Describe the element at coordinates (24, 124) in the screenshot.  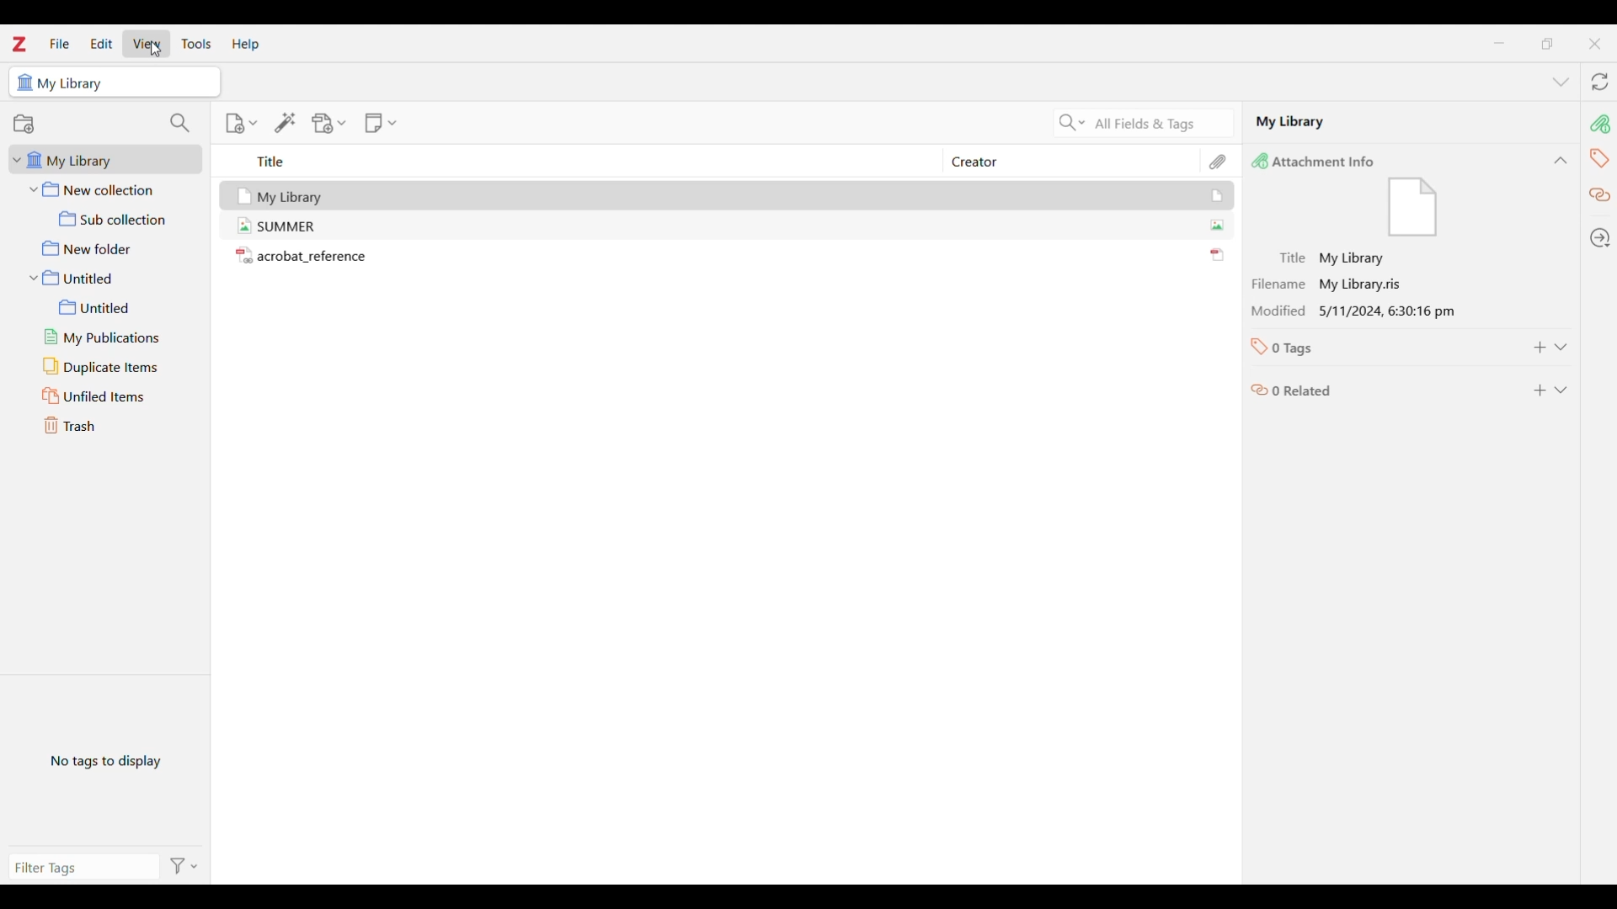
I see `Add new collection` at that location.